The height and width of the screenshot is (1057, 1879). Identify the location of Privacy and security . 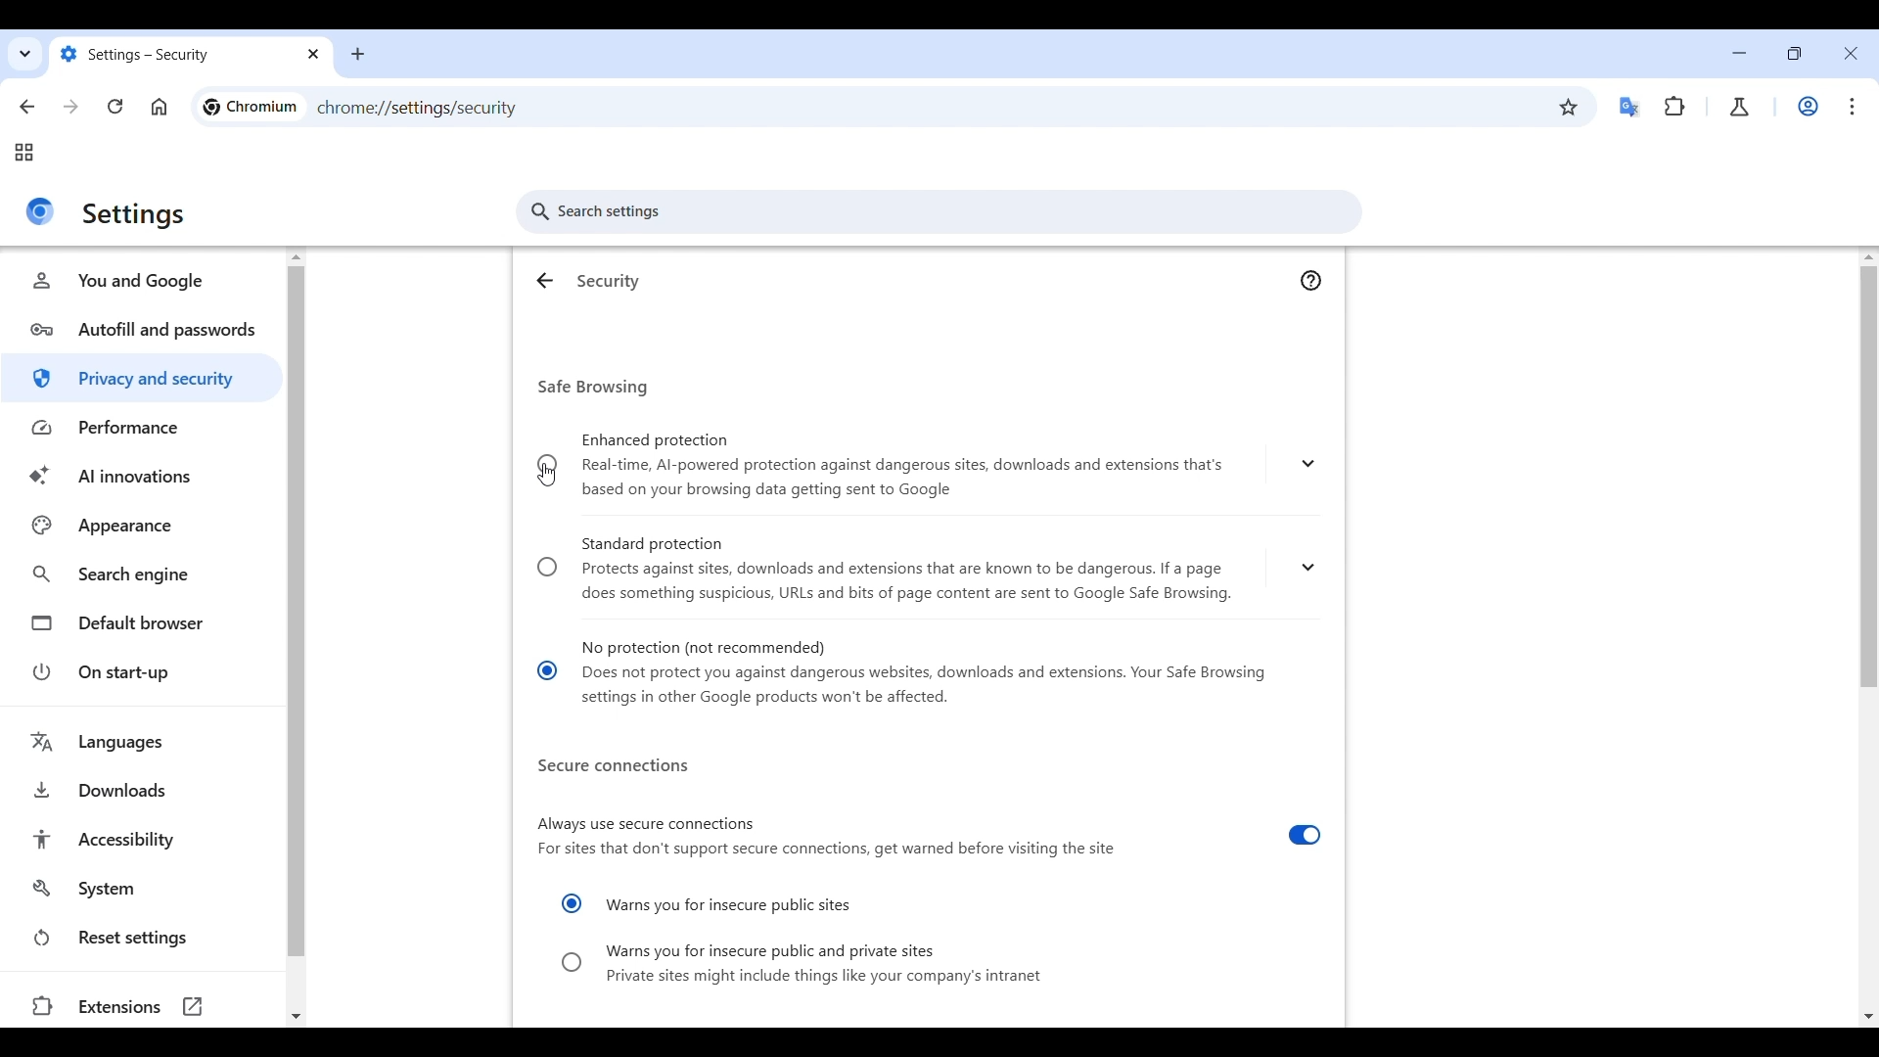
(142, 379).